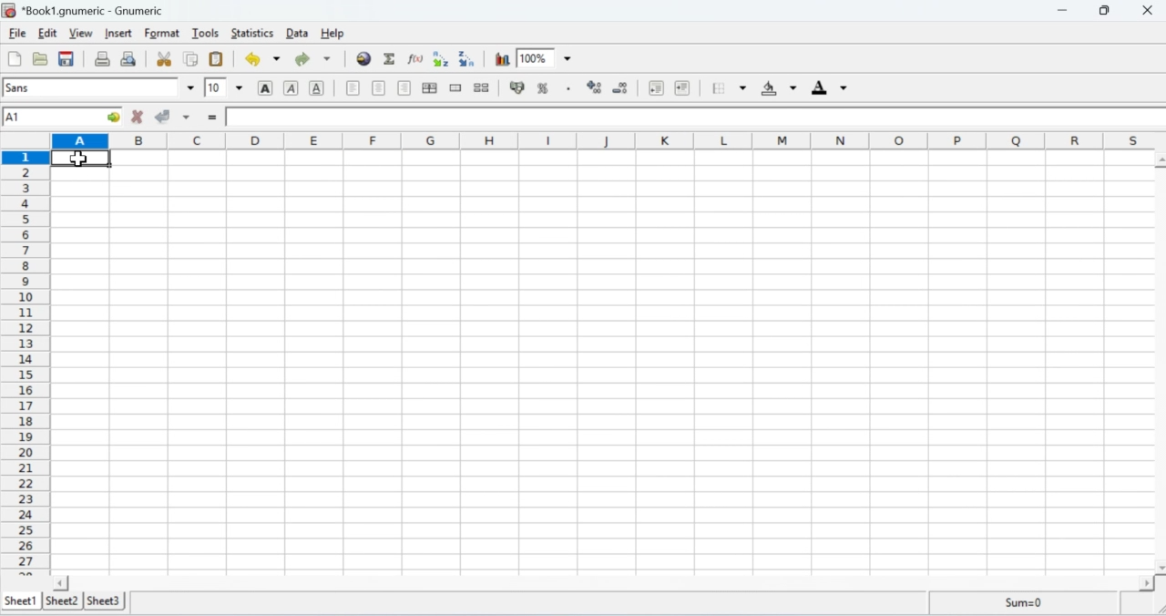  Describe the element at coordinates (224, 87) in the screenshot. I see `Font Size 10` at that location.